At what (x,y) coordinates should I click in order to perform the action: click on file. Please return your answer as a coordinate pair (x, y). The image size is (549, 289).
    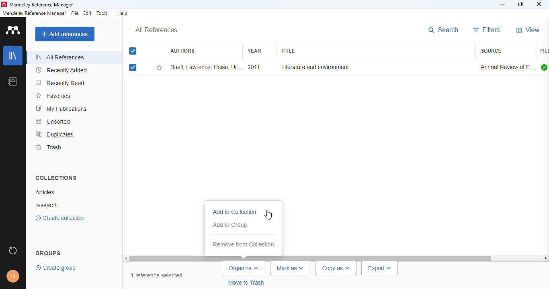
    Looking at the image, I should click on (74, 13).